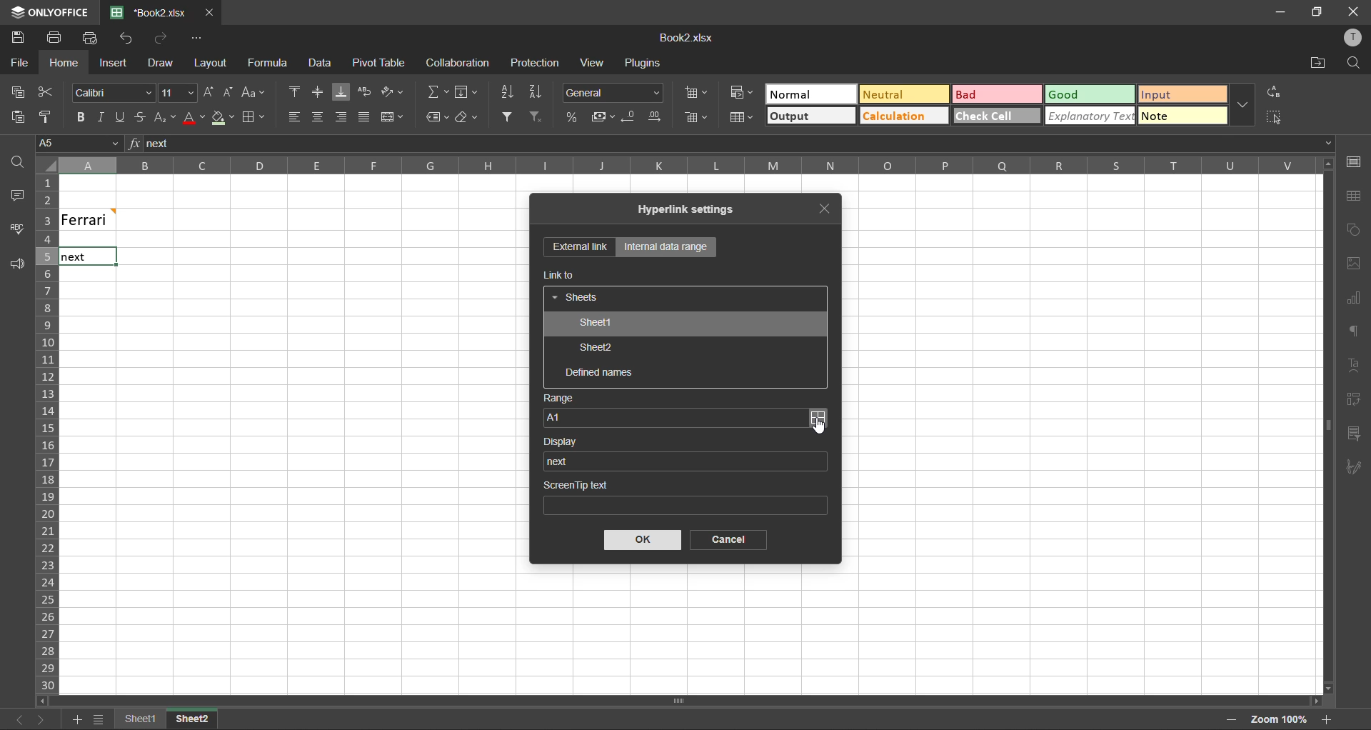 The image size is (1371, 730). I want to click on sub/superscript, so click(164, 117).